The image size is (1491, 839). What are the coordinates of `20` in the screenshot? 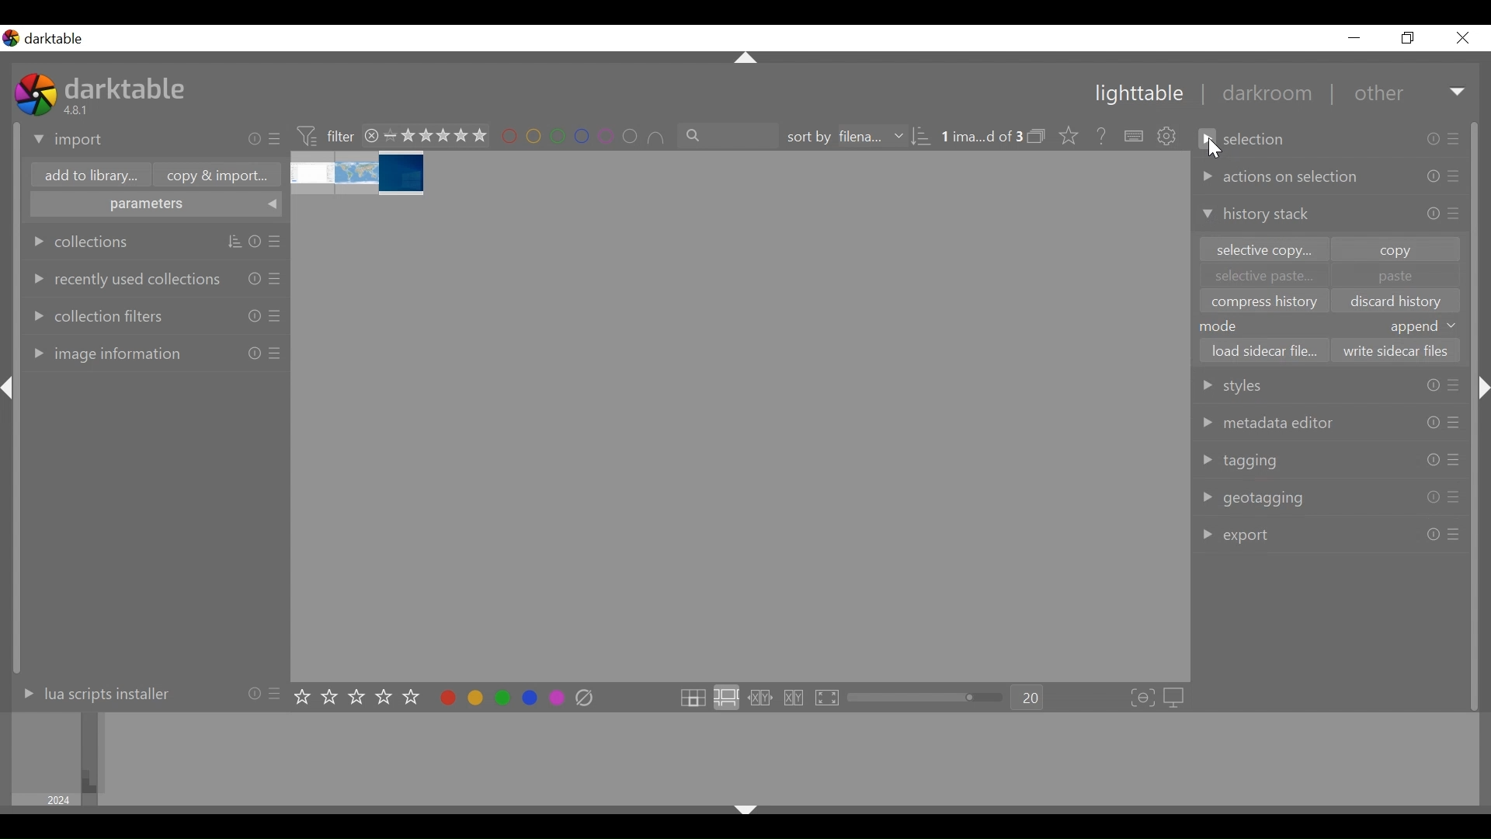 It's located at (1028, 698).